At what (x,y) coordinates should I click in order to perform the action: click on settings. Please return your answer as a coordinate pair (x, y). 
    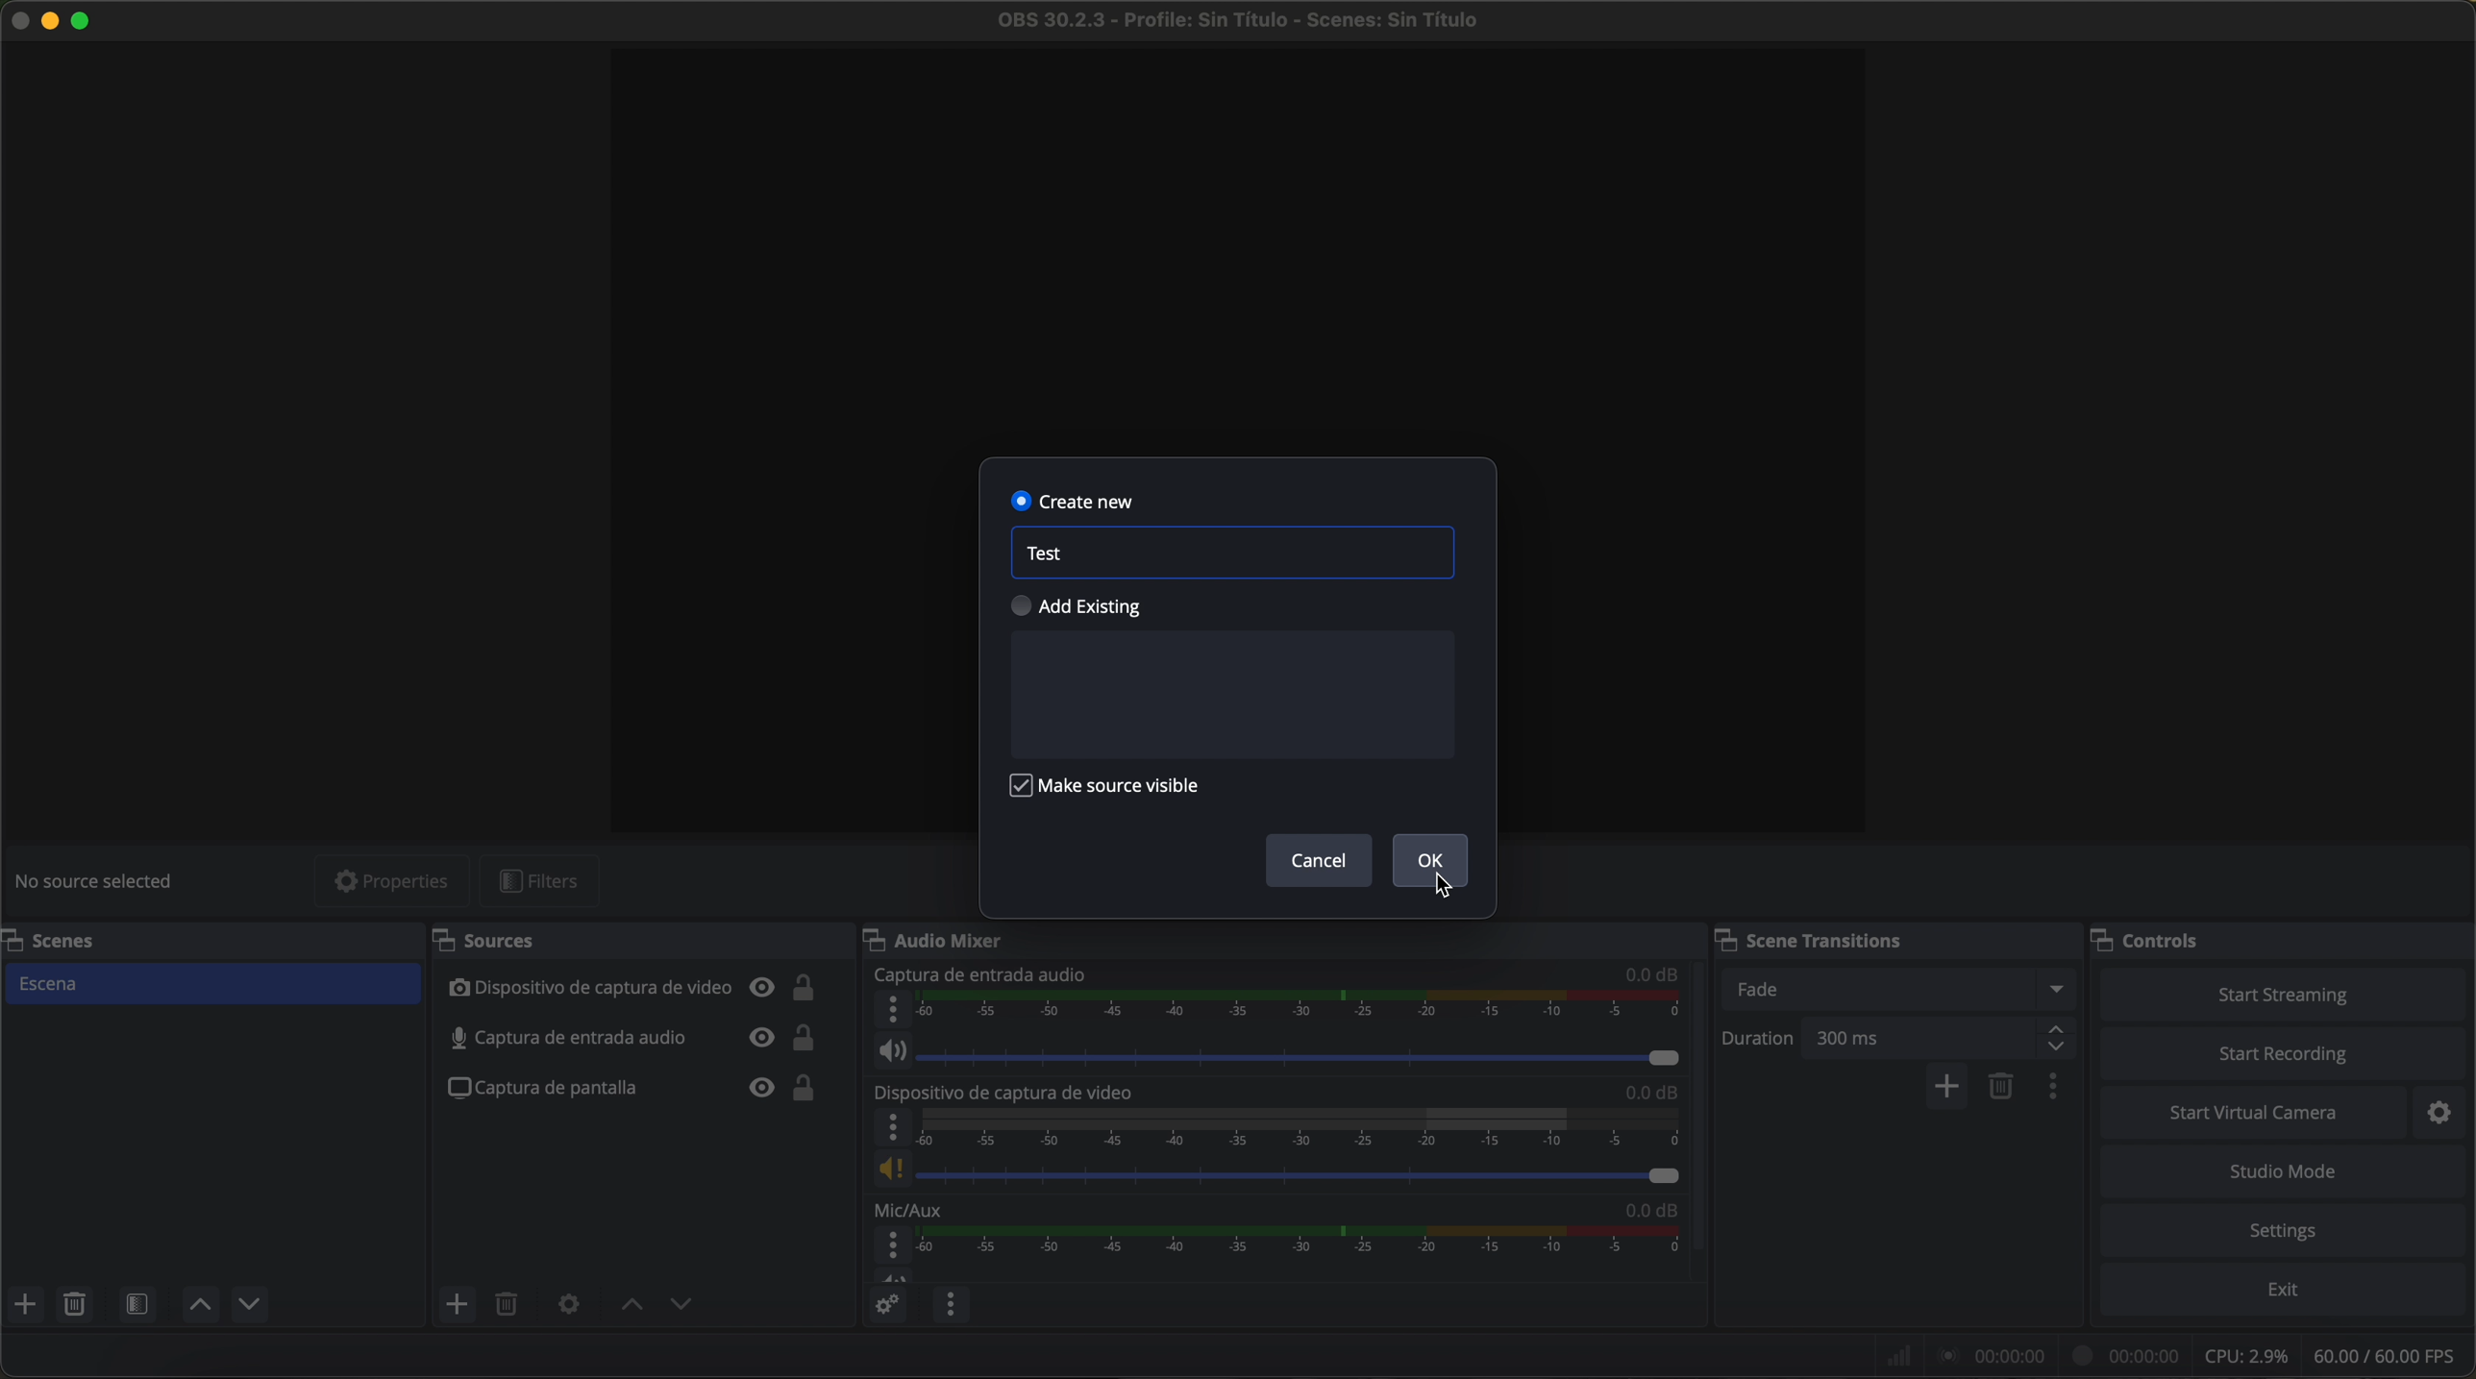
    Looking at the image, I should click on (2448, 1111).